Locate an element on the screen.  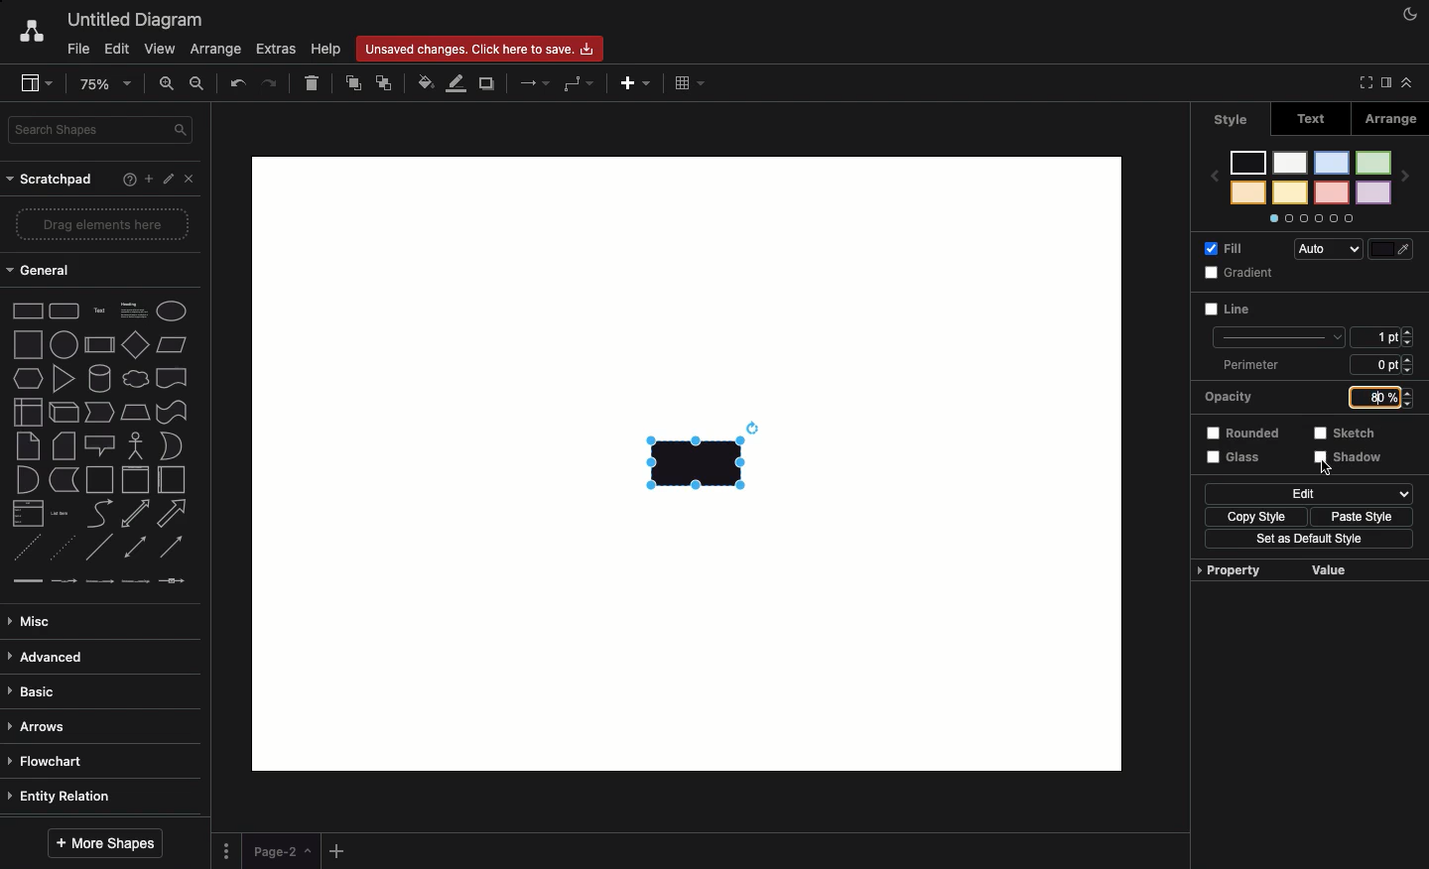
color 4 is located at coordinates (1331, 193).